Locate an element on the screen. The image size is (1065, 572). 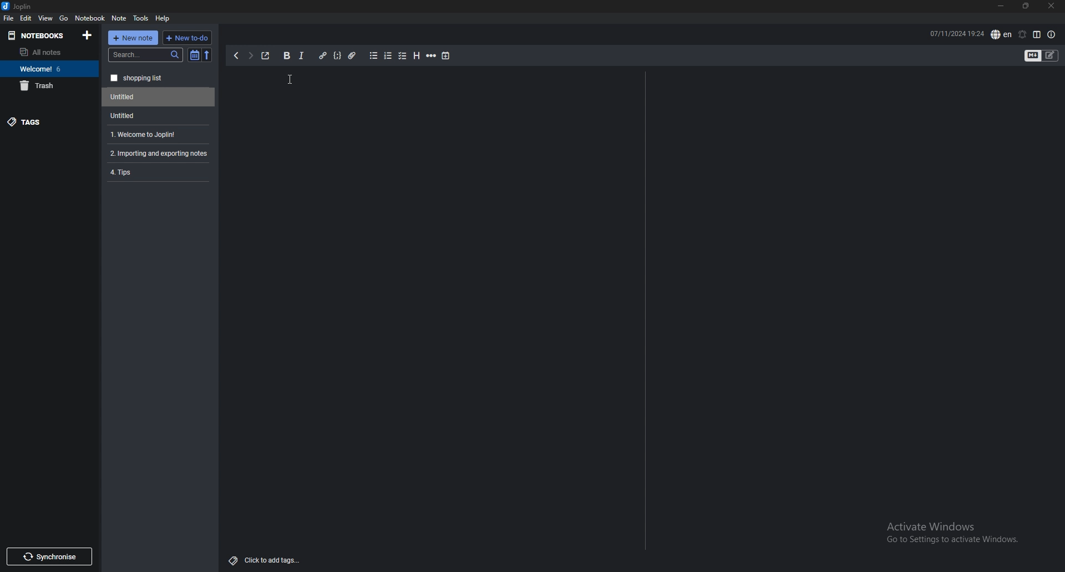
Tips is located at coordinates (158, 171).